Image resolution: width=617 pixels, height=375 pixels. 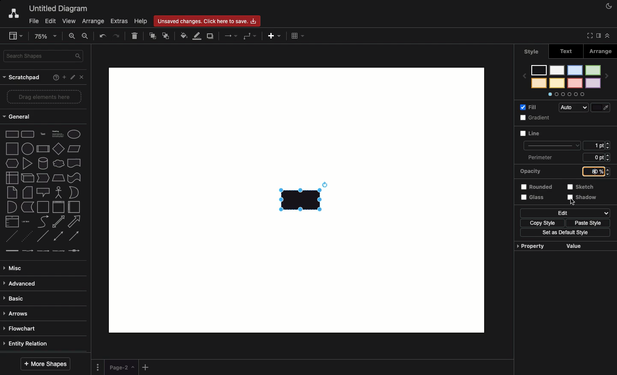 I want to click on File, so click(x=33, y=21).